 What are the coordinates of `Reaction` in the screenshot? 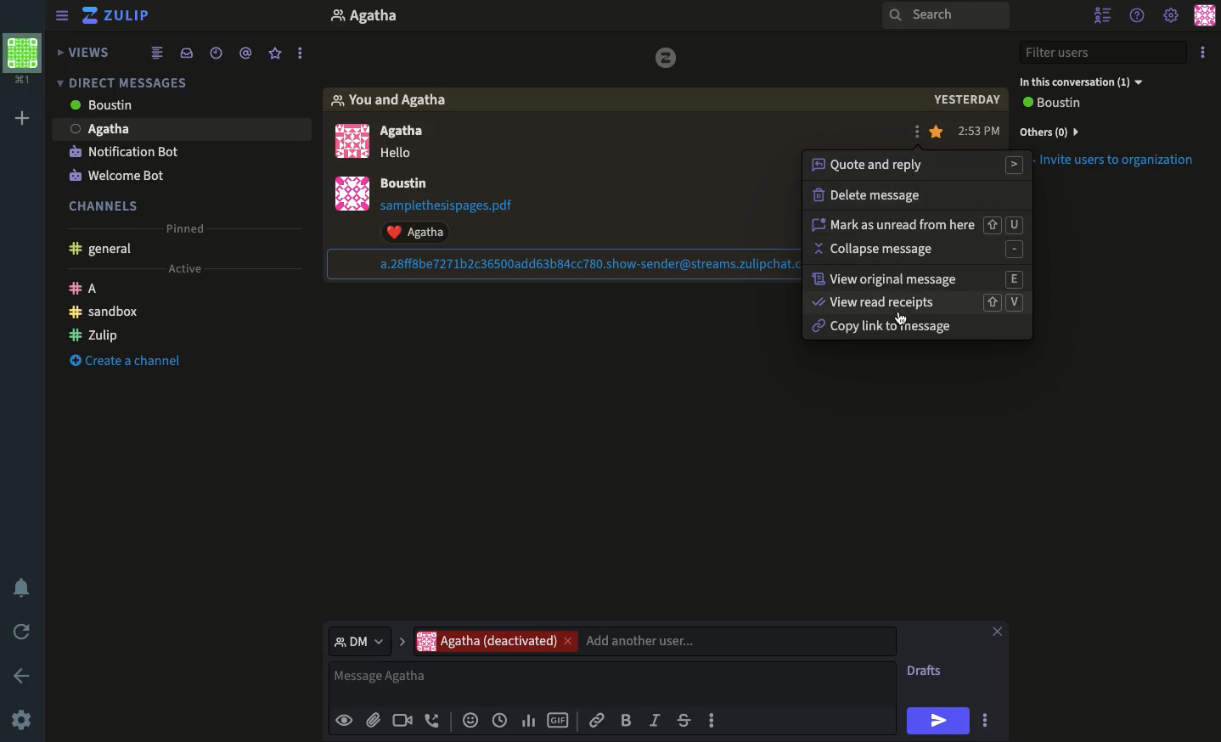 It's located at (425, 232).